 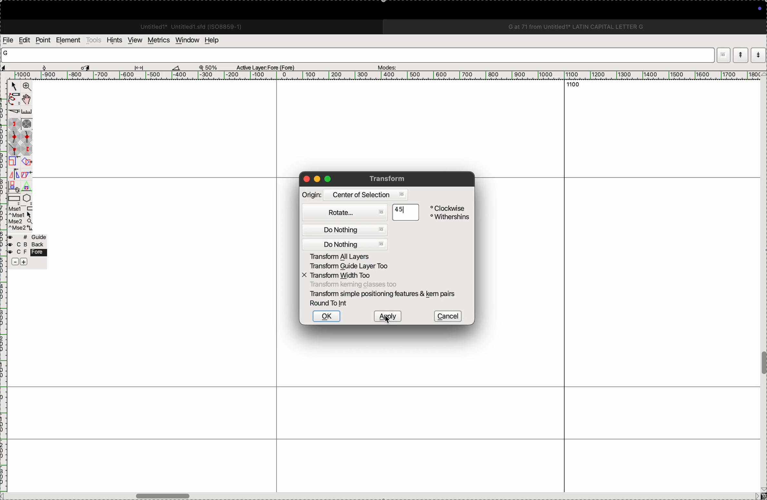 What do you see at coordinates (450, 316) in the screenshot?
I see `cancel` at bounding box center [450, 316].